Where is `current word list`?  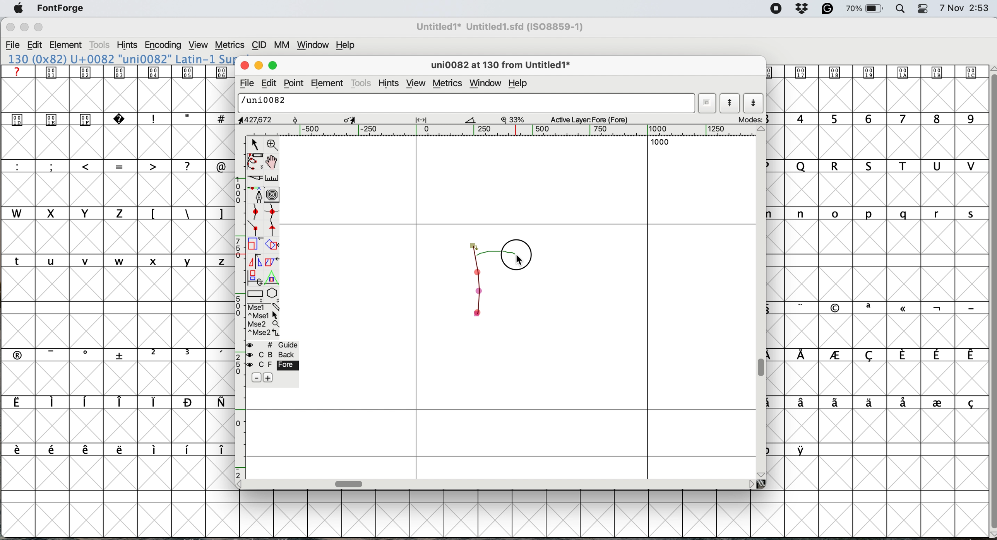
current word list is located at coordinates (708, 103).